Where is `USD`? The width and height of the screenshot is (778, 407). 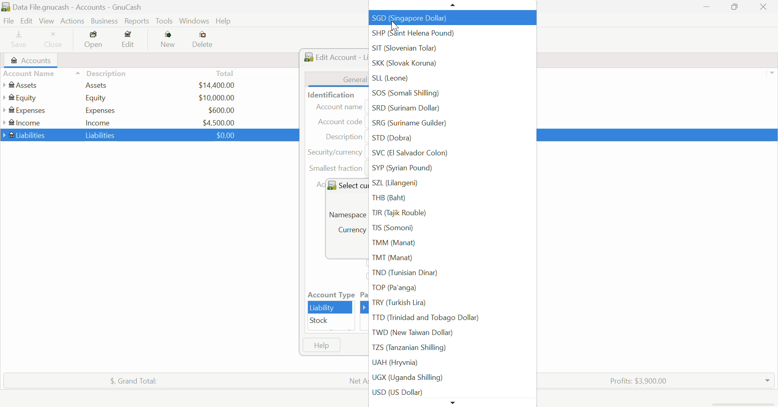
USD is located at coordinates (452, 392).